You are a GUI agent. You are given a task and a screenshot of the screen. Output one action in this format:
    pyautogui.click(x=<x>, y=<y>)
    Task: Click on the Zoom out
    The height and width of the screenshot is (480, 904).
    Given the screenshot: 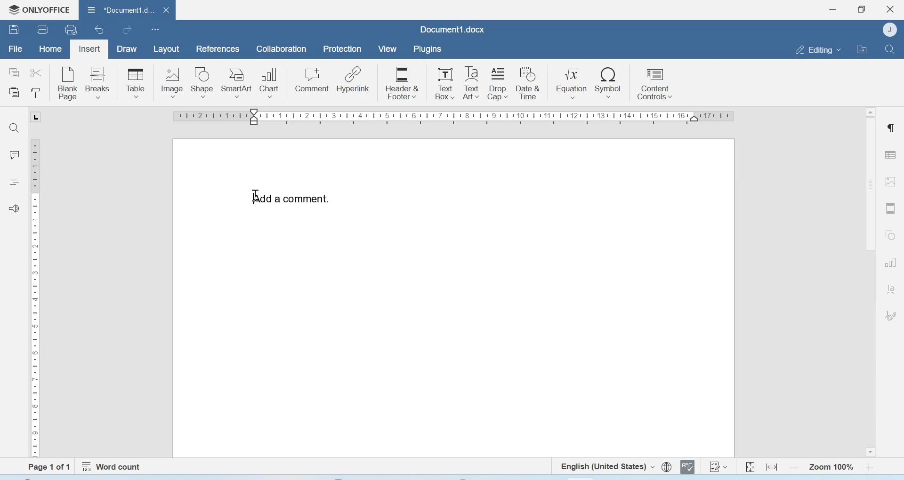 What is the action you would take?
    pyautogui.click(x=794, y=467)
    